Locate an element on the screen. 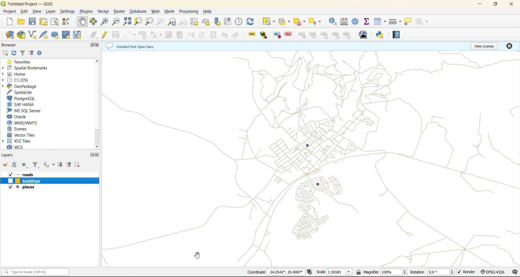 Image resolution: width=520 pixels, height=277 pixels. show layout is located at coordinates (55, 22).